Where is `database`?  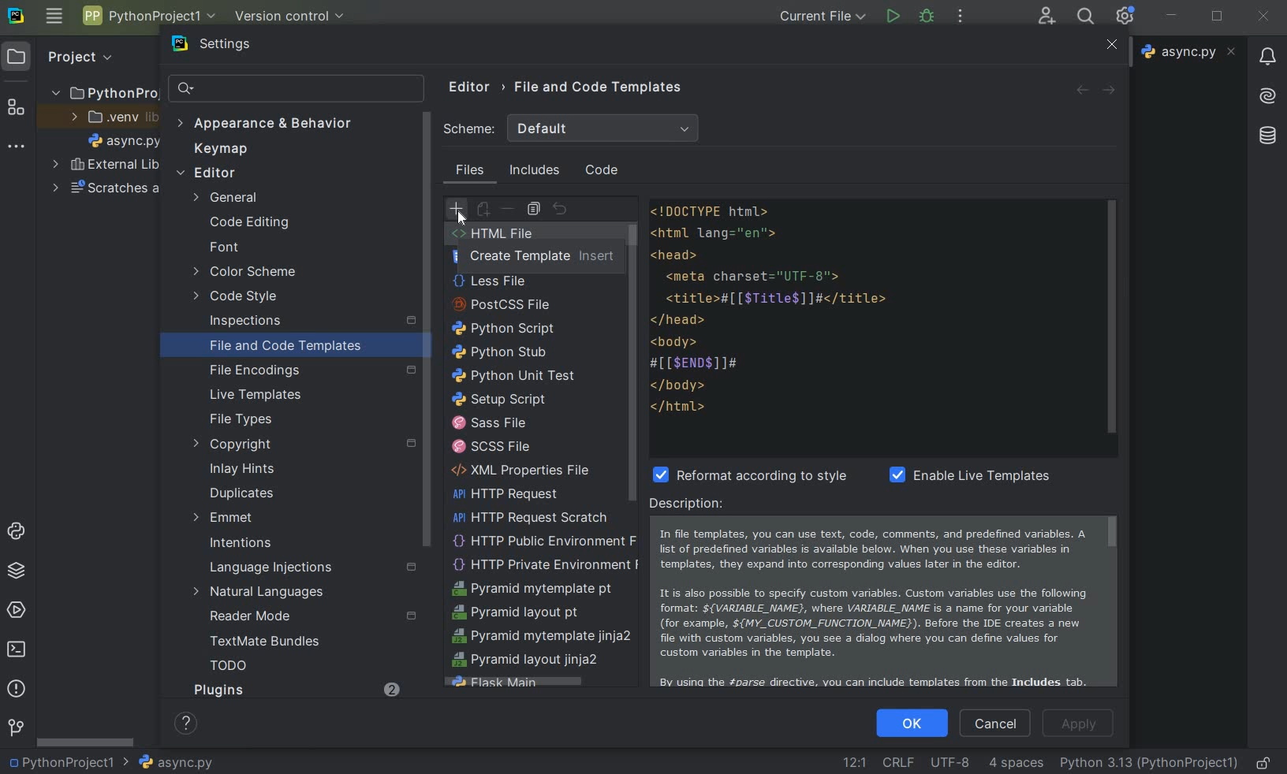
database is located at coordinates (1268, 140).